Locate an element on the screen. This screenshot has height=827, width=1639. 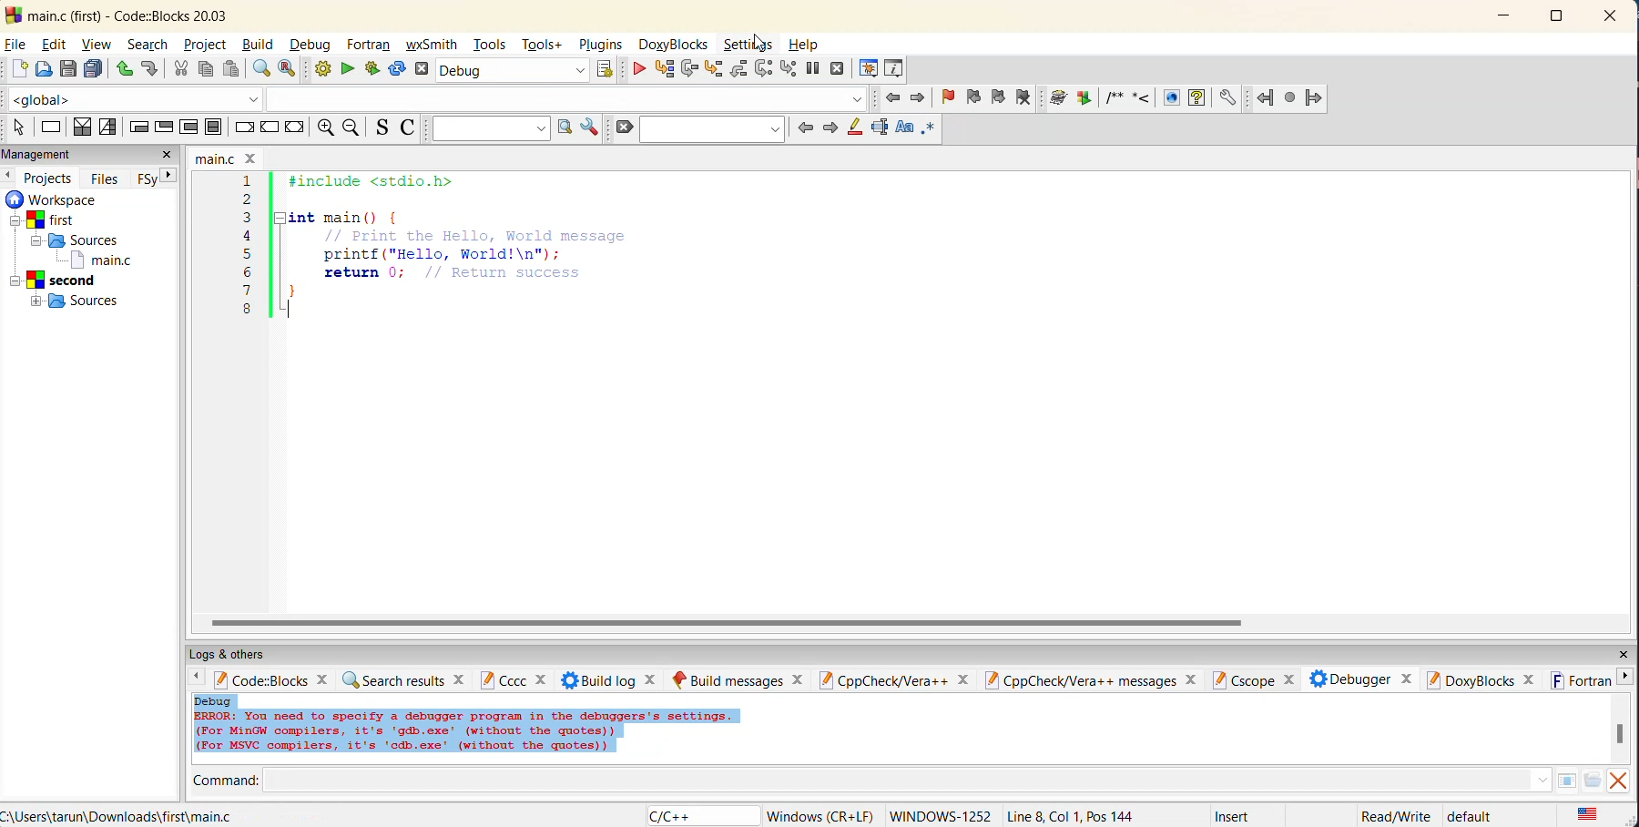
help is located at coordinates (805, 45).